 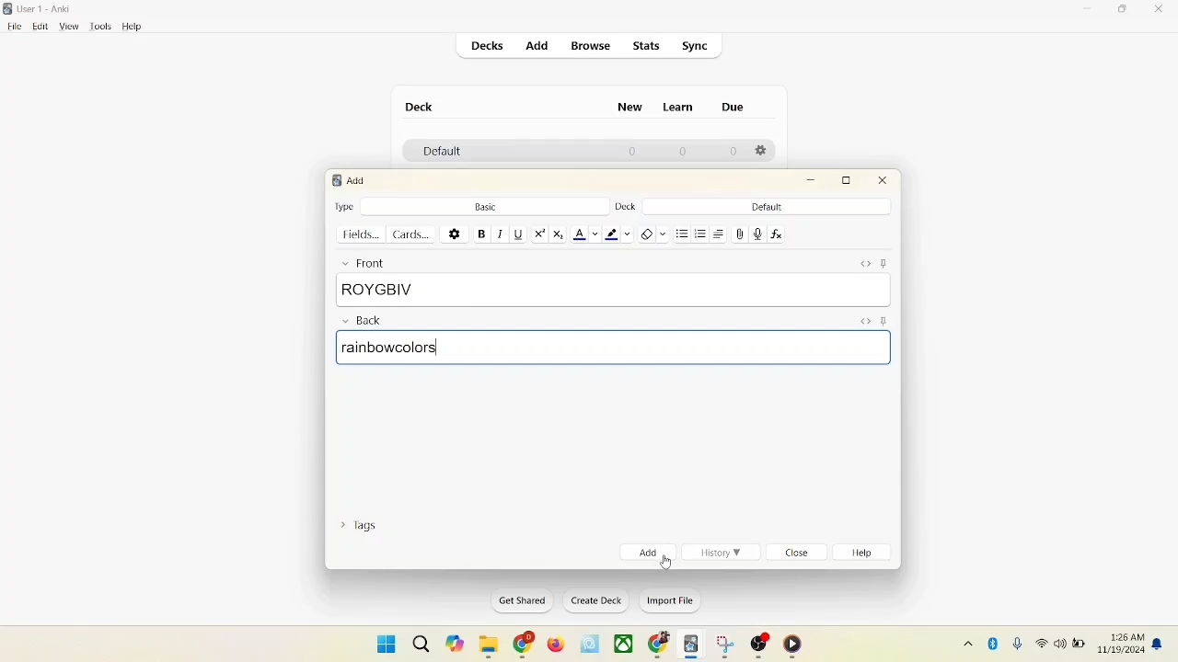 I want to click on date, so click(x=1123, y=651).